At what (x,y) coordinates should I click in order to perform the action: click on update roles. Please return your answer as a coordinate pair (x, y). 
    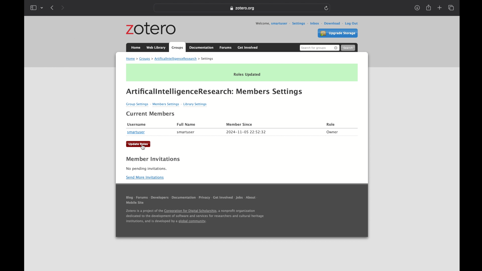
    Looking at the image, I should click on (139, 144).